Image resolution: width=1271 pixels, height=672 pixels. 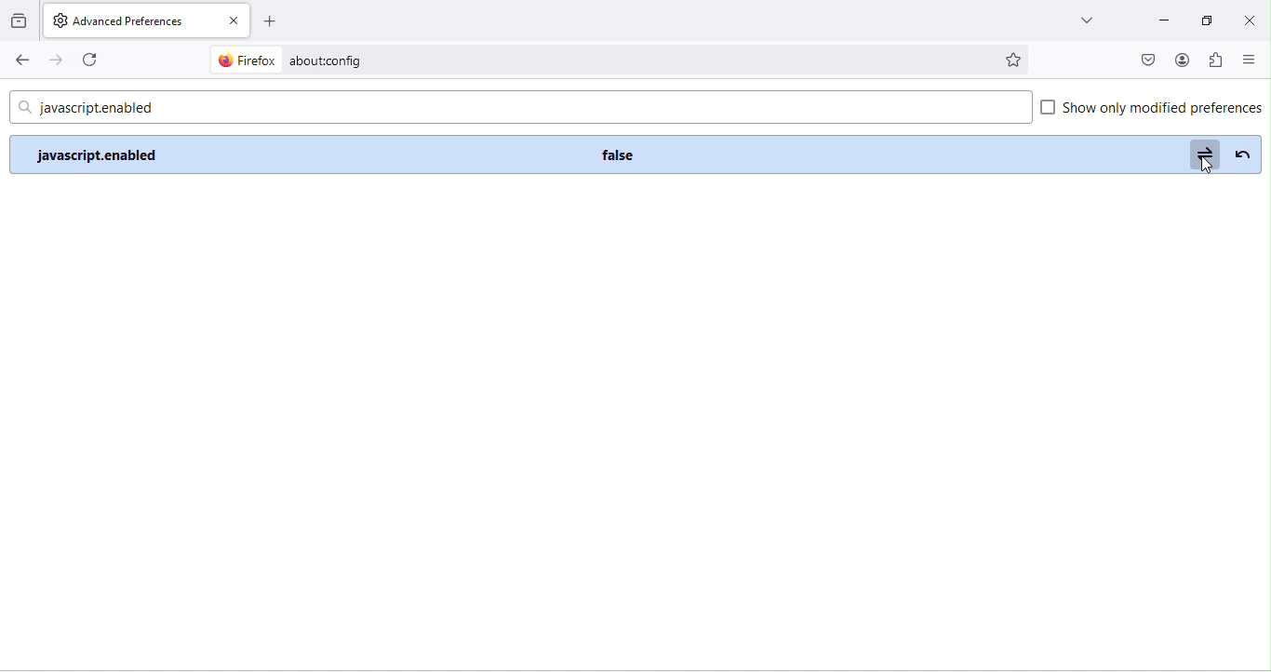 What do you see at coordinates (234, 20) in the screenshot?
I see `close tab` at bounding box center [234, 20].